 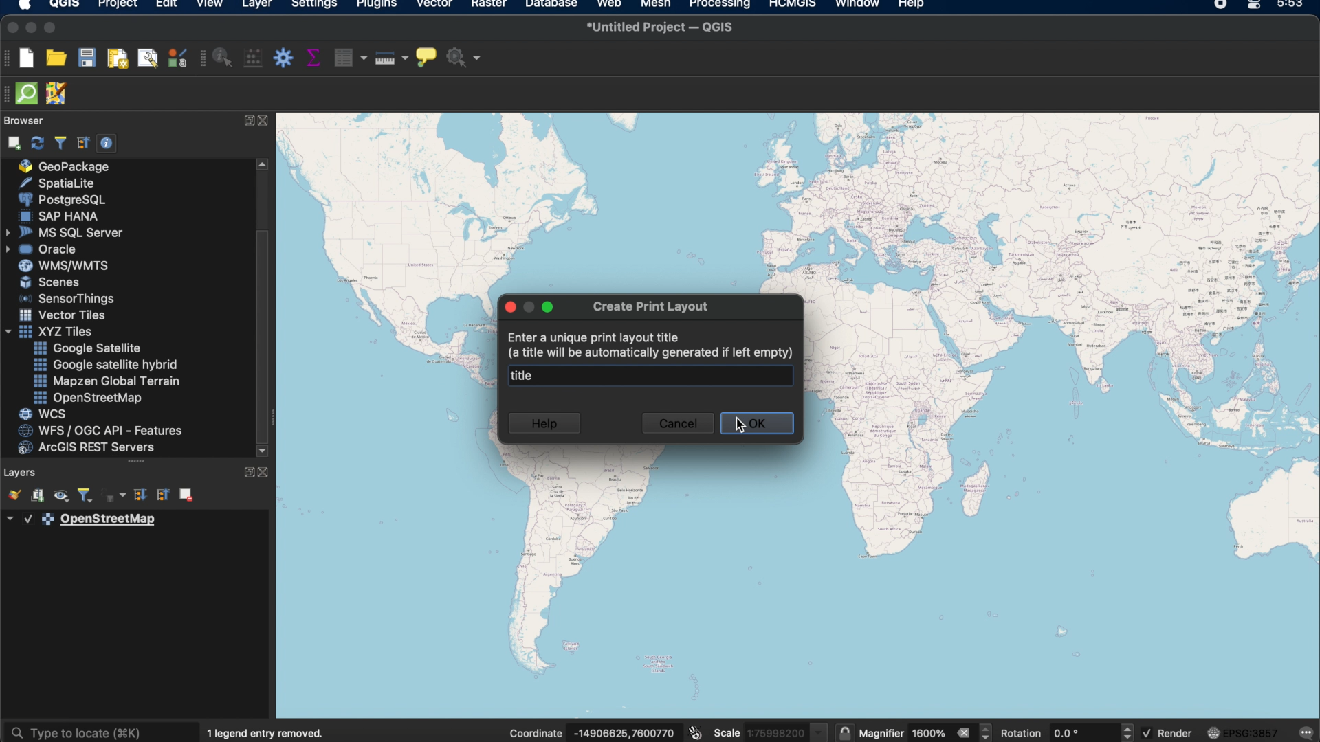 I want to click on scroll up arrow, so click(x=263, y=164).